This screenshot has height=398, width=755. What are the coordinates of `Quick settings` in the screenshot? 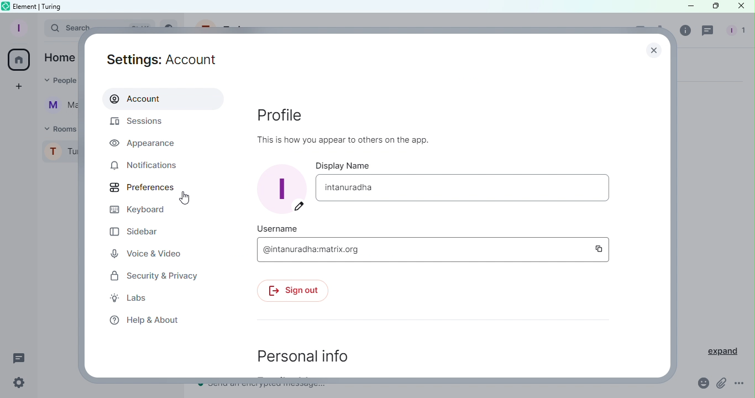 It's located at (19, 385).